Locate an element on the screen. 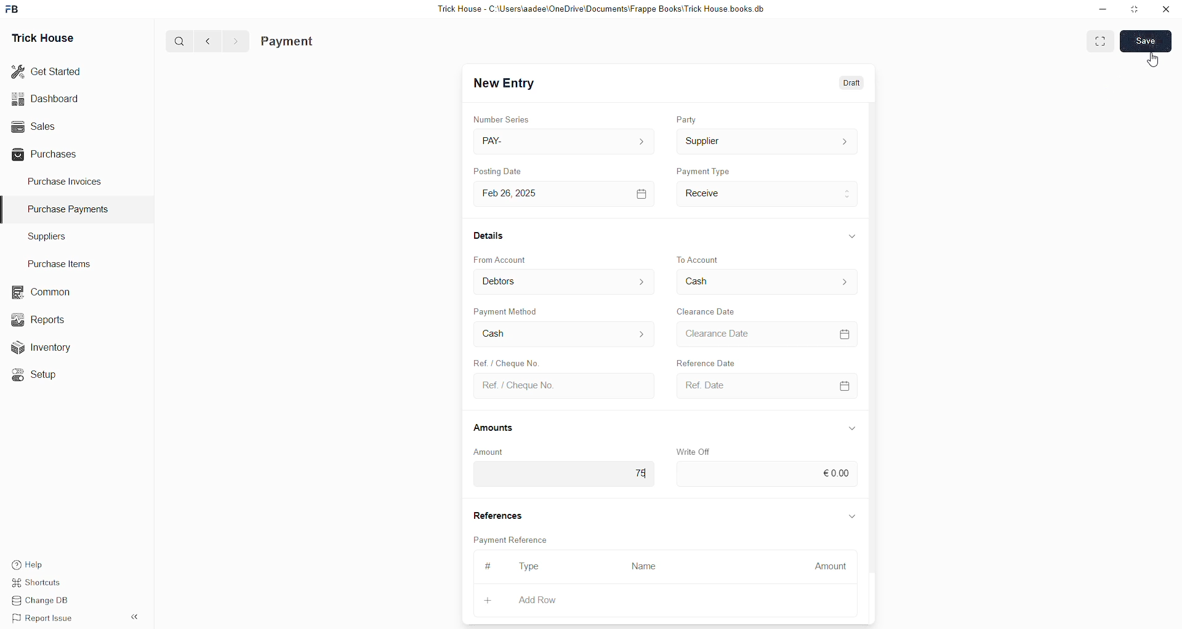  Shortcuts is located at coordinates (37, 583).